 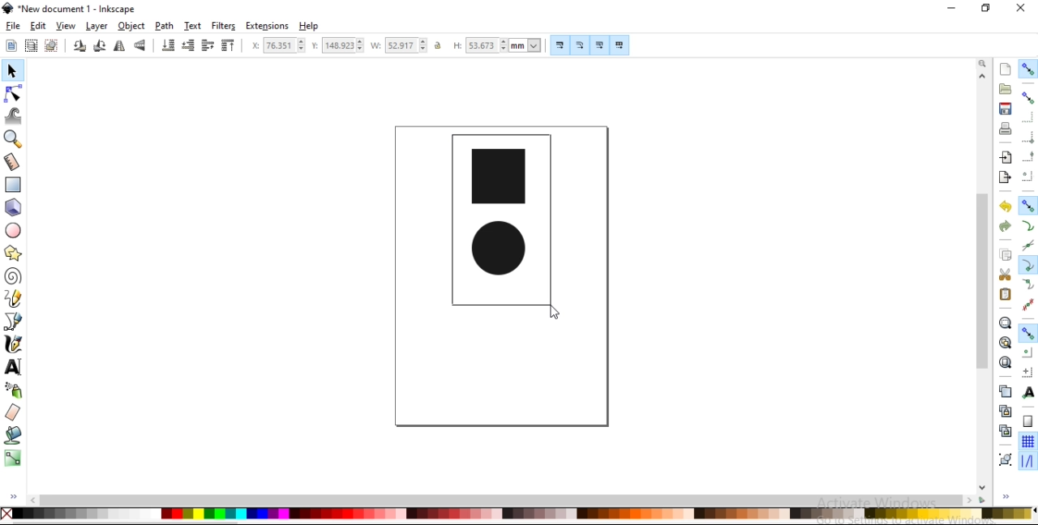 What do you see at coordinates (131, 26) in the screenshot?
I see `object` at bounding box center [131, 26].